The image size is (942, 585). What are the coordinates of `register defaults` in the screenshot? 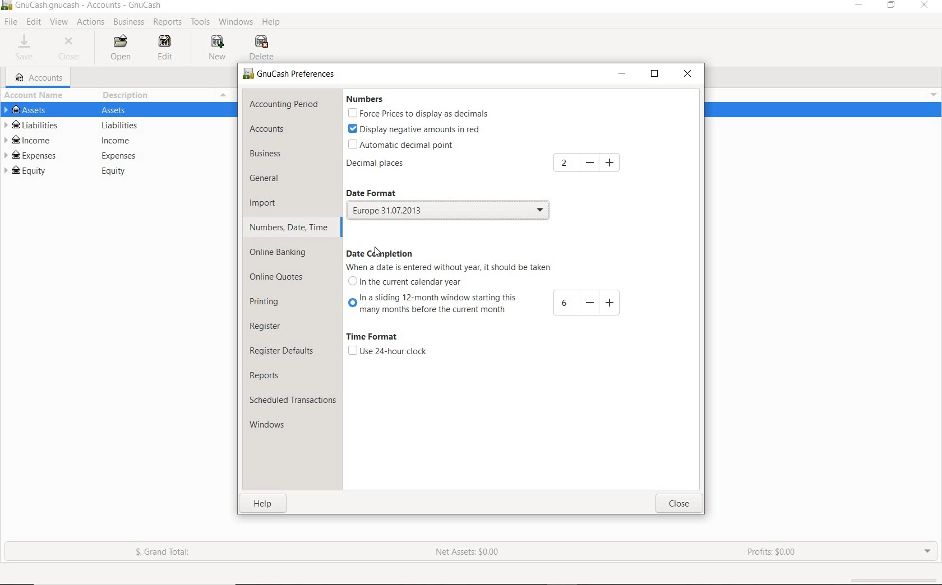 It's located at (283, 350).